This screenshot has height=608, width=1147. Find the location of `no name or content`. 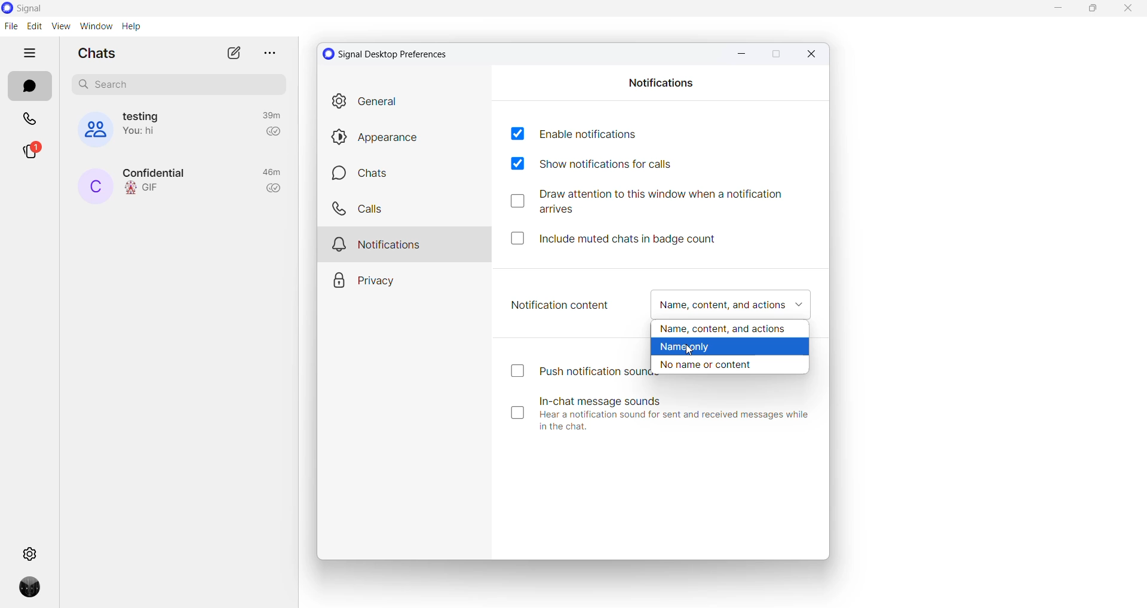

no name or content is located at coordinates (732, 367).